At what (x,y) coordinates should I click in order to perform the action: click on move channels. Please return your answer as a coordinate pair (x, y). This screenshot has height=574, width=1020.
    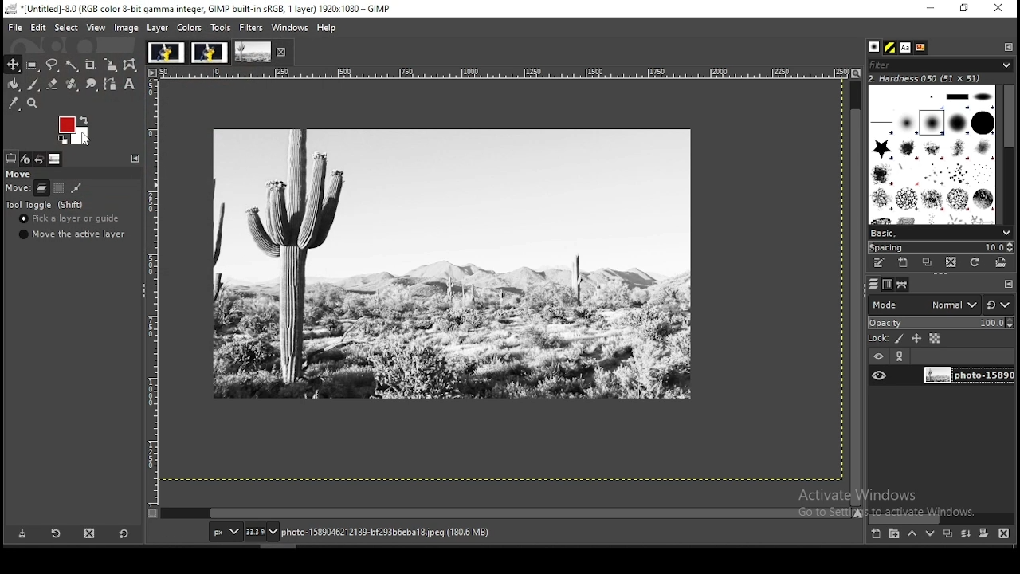
    Looking at the image, I should click on (59, 187).